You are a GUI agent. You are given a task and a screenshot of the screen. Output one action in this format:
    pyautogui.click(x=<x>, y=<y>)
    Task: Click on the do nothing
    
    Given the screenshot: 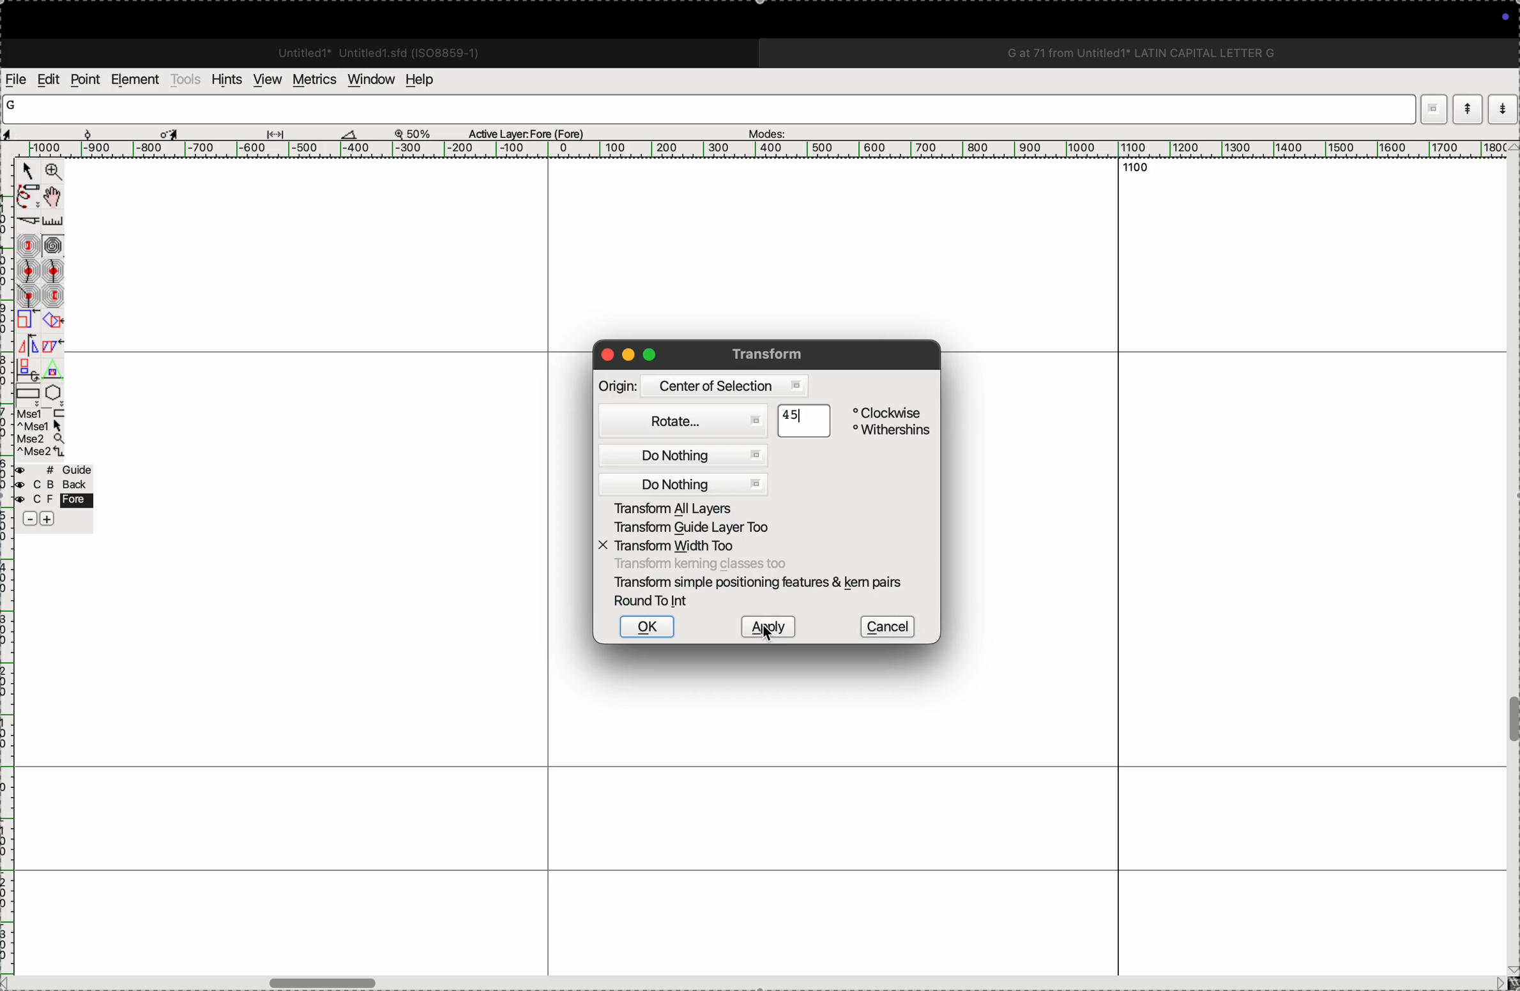 What is the action you would take?
    pyautogui.click(x=686, y=485)
    